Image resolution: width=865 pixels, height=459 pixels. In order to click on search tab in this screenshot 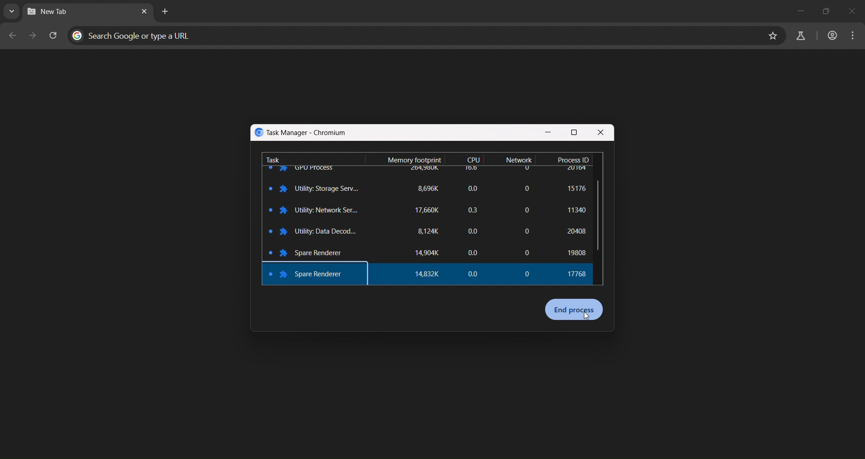, I will do `click(12, 13)`.